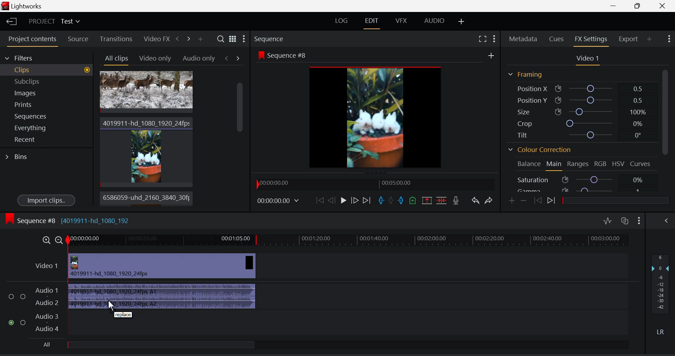 The width and height of the screenshot is (675, 356). Describe the element at coordinates (47, 140) in the screenshot. I see `Recent` at that location.